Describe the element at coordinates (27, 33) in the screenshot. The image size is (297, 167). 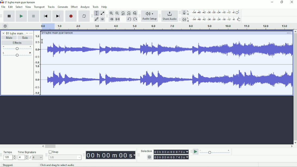
I see `Collapse` at that location.